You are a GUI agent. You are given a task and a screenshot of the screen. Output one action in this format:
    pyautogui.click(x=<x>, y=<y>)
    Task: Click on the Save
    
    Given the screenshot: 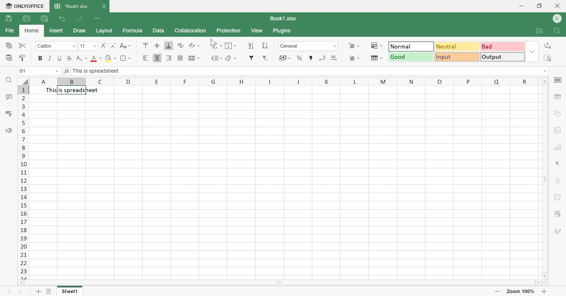 What is the action you would take?
    pyautogui.click(x=8, y=18)
    